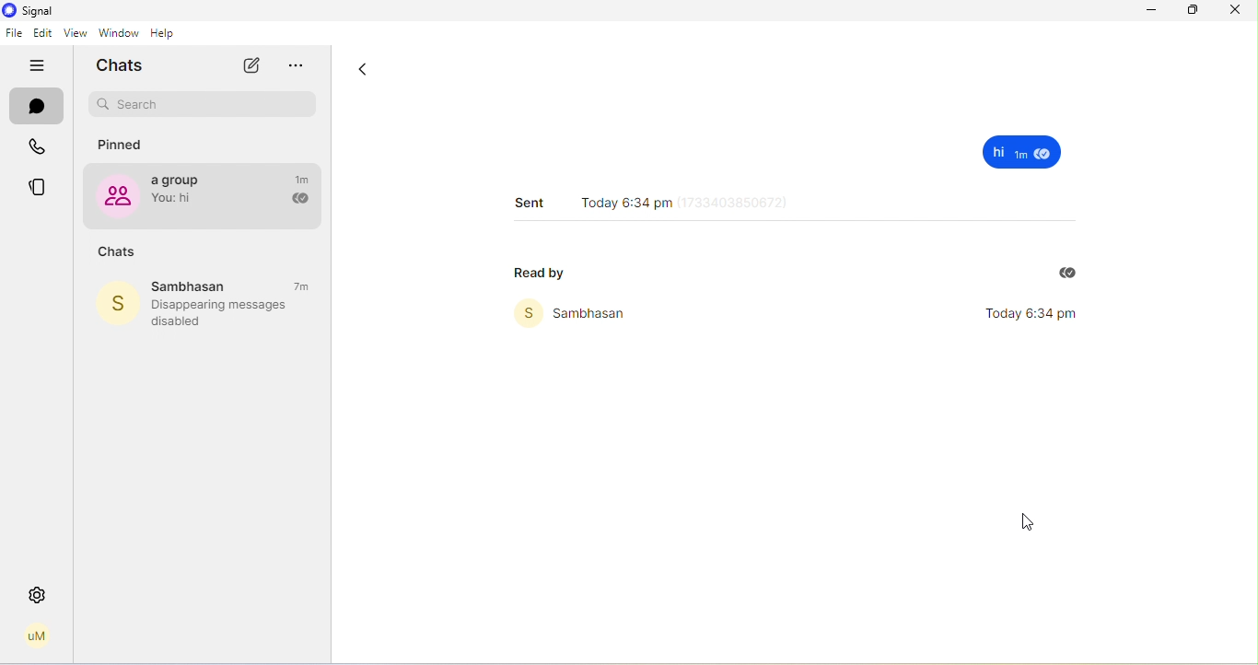 The image size is (1258, 665). I want to click on pinned, so click(123, 146).